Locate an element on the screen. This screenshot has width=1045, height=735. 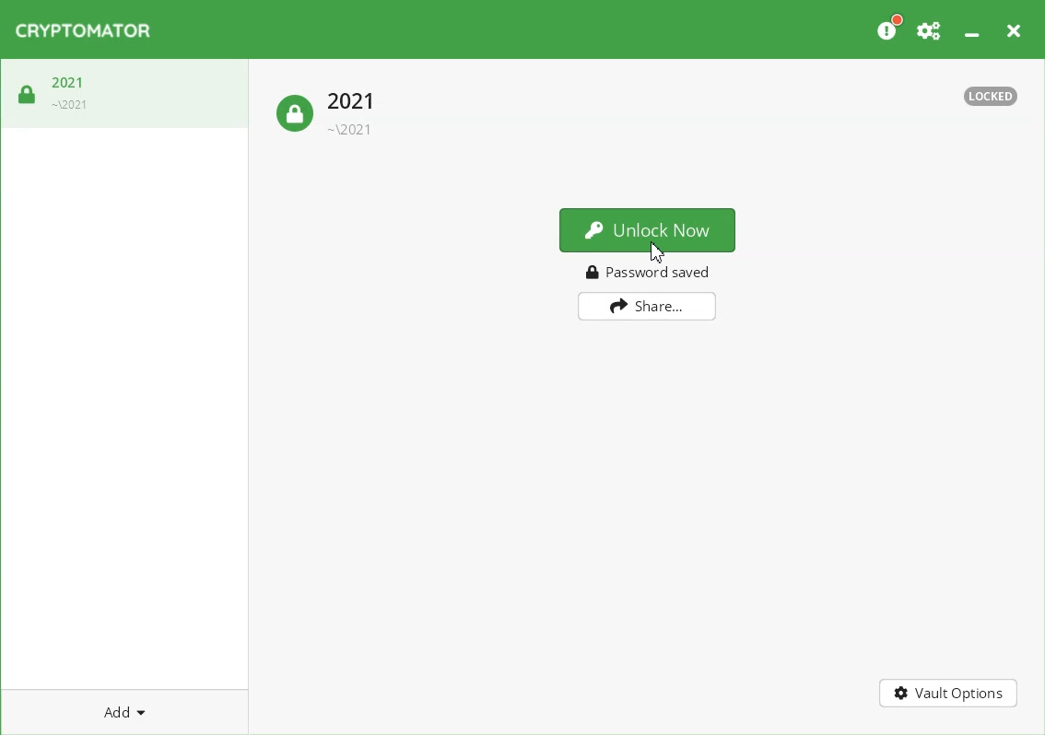
Vault Options is located at coordinates (949, 692).